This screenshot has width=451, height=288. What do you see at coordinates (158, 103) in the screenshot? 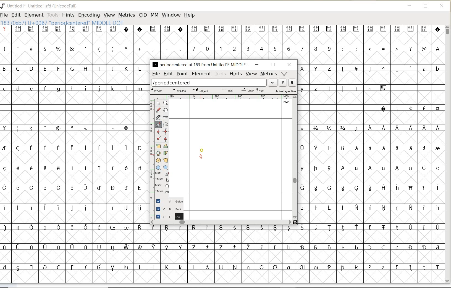
I see `pointer` at bounding box center [158, 103].